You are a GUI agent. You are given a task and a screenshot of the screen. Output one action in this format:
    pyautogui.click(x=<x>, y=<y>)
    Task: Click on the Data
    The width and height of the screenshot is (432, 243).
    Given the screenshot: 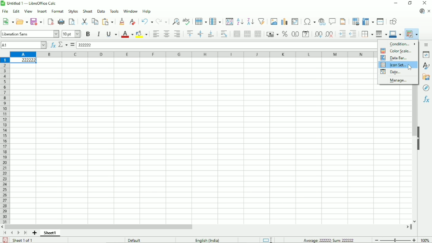 What is the action you would take?
    pyautogui.click(x=100, y=11)
    